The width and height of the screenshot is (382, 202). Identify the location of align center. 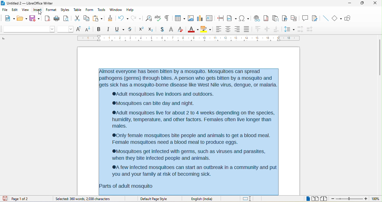
(228, 29).